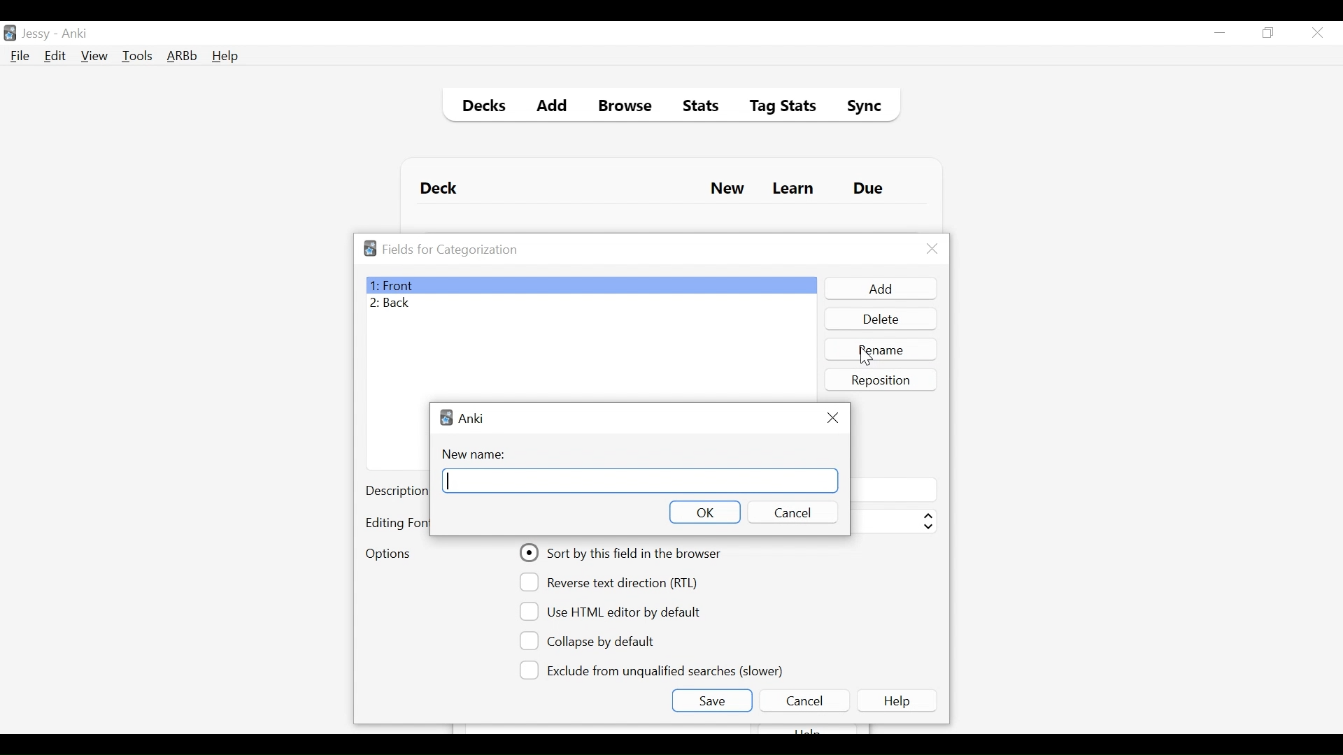 The height and width of the screenshot is (755, 1343). I want to click on Tag Stats, so click(775, 108).